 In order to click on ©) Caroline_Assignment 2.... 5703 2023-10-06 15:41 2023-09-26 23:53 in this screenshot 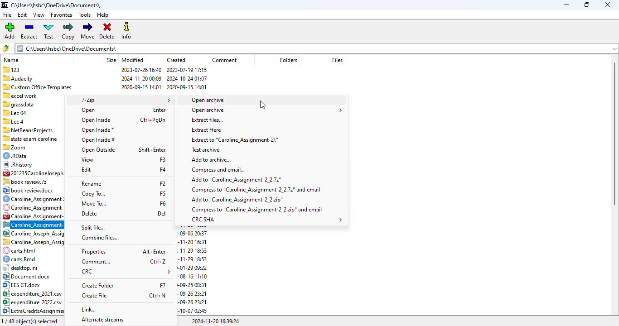, I will do `click(34, 198)`.